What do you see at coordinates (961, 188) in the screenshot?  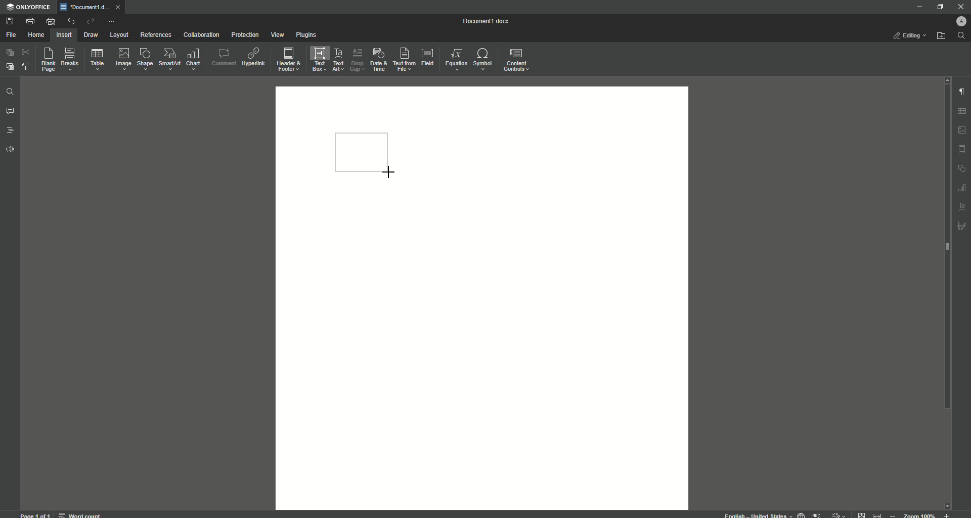 I see `table` at bounding box center [961, 188].